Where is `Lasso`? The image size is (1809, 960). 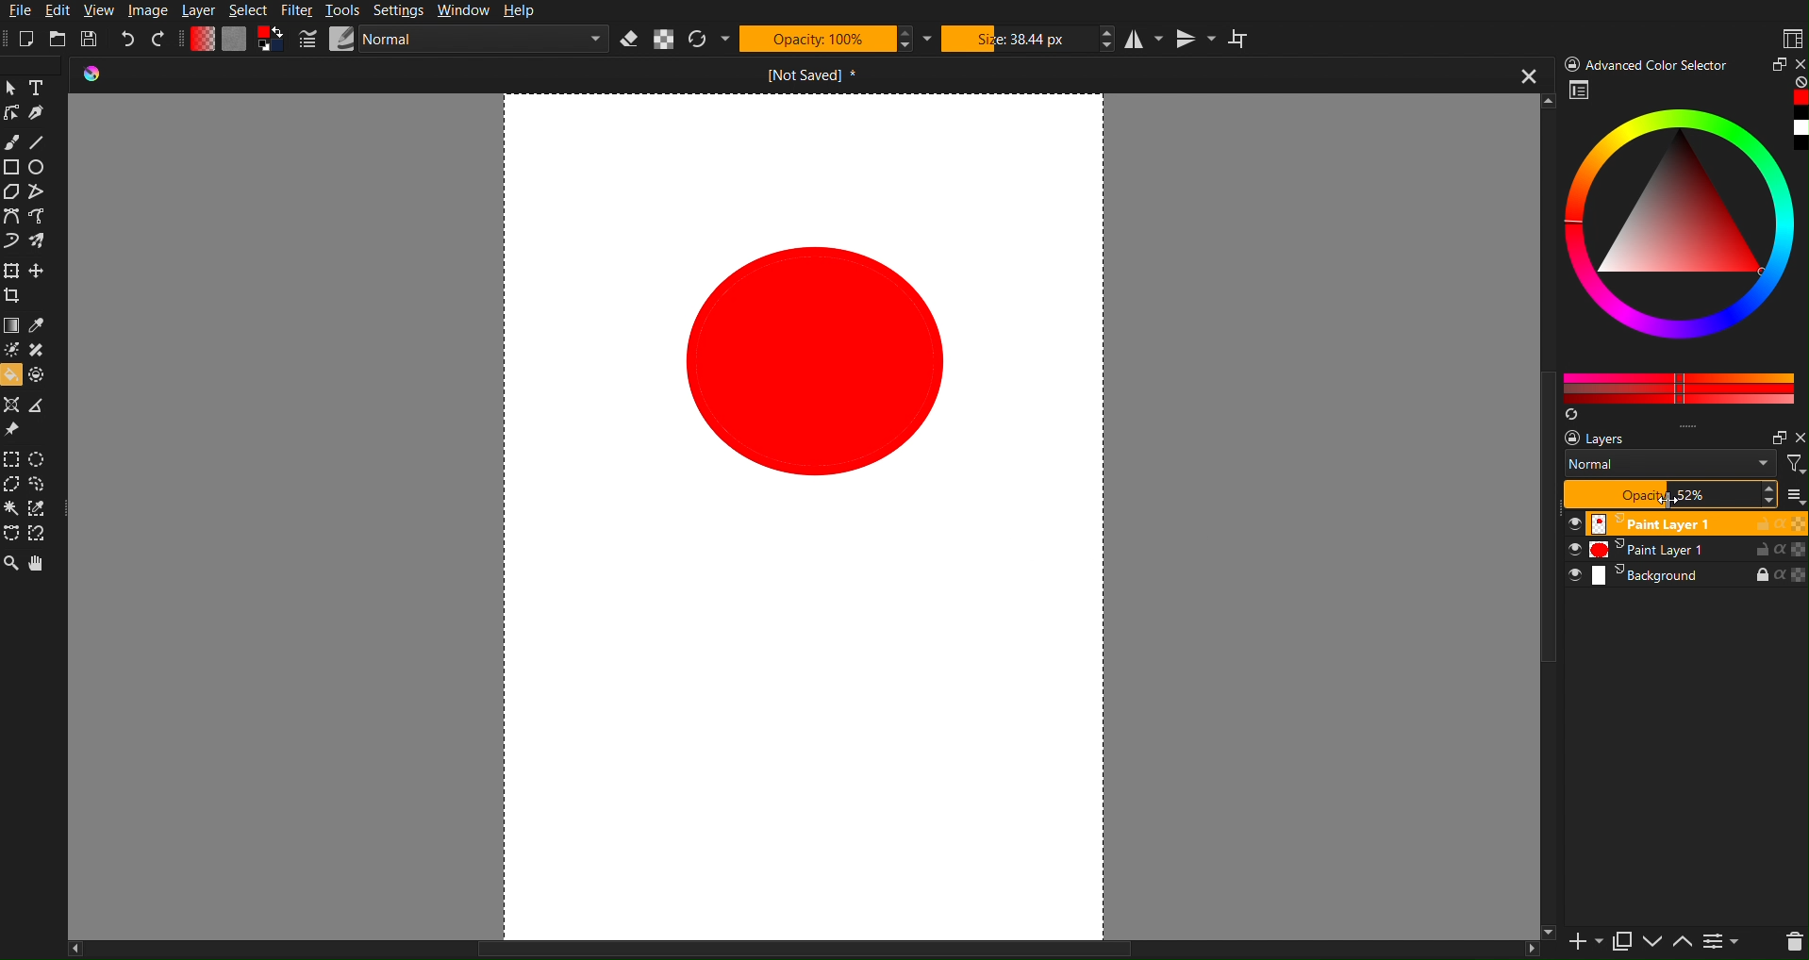 Lasso is located at coordinates (41, 485).